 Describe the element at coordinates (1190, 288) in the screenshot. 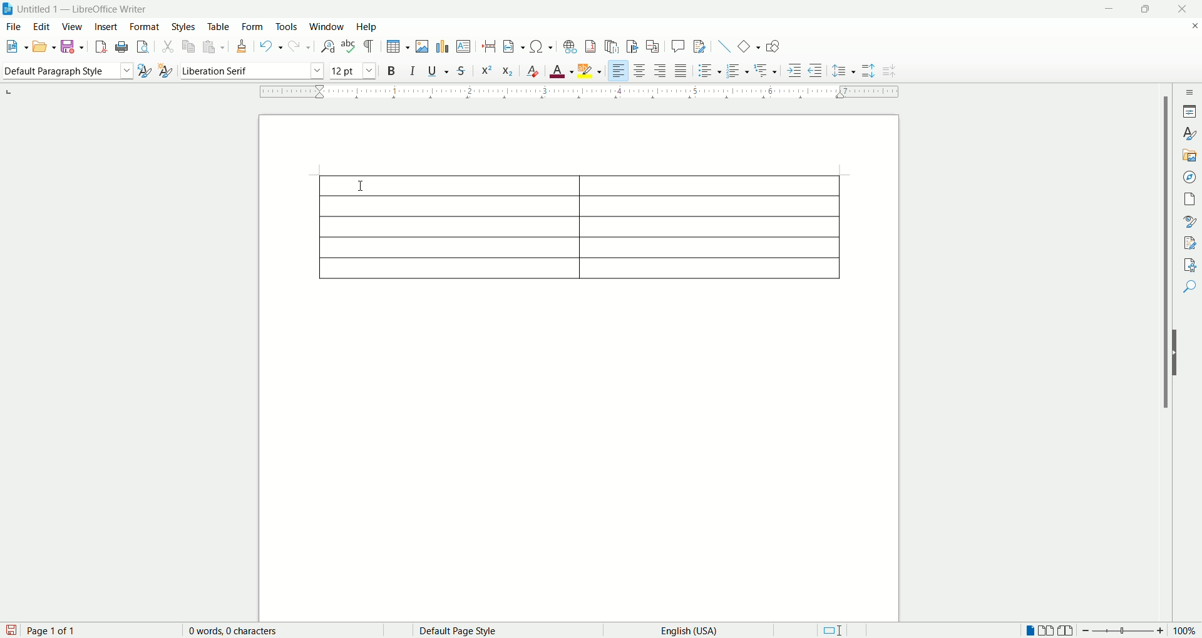

I see `find` at that location.